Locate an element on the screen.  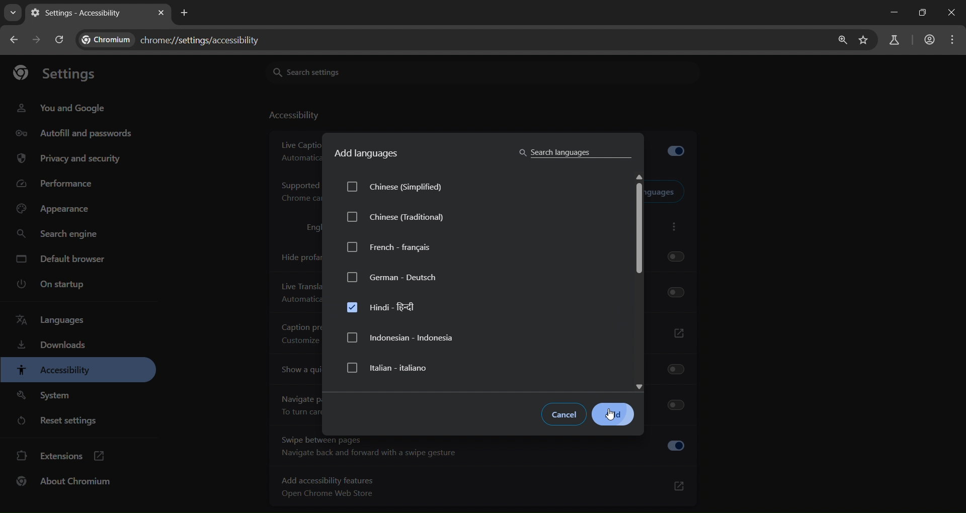
search tabs is located at coordinates (14, 12).